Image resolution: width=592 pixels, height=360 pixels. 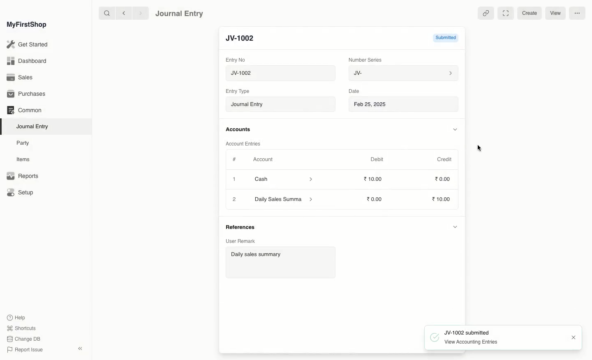 I want to click on Dashboard, so click(x=26, y=60).